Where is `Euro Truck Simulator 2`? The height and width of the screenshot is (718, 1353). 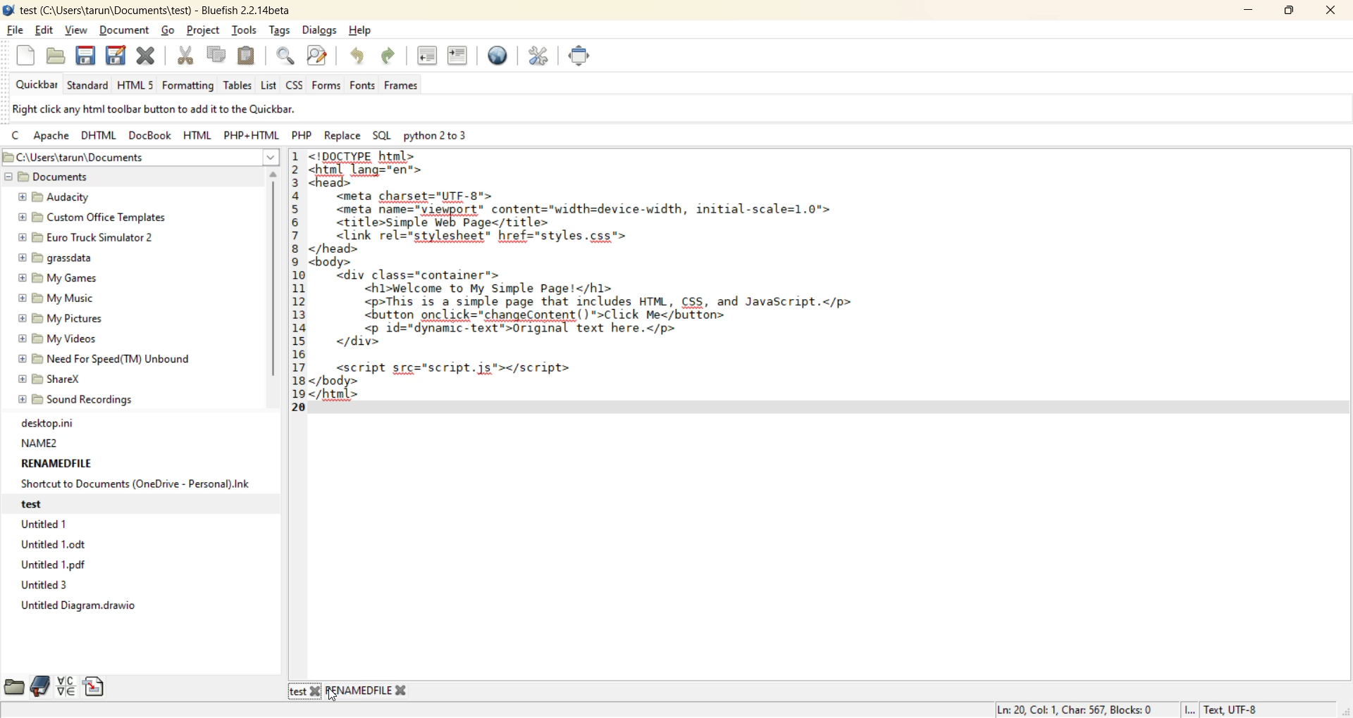 Euro Truck Simulator 2 is located at coordinates (85, 235).